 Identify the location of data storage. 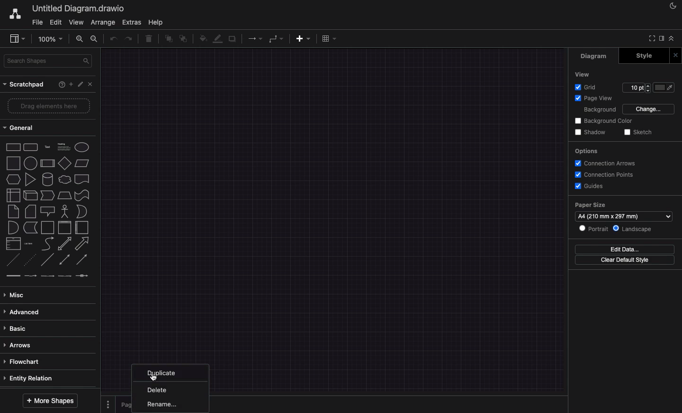
(31, 228).